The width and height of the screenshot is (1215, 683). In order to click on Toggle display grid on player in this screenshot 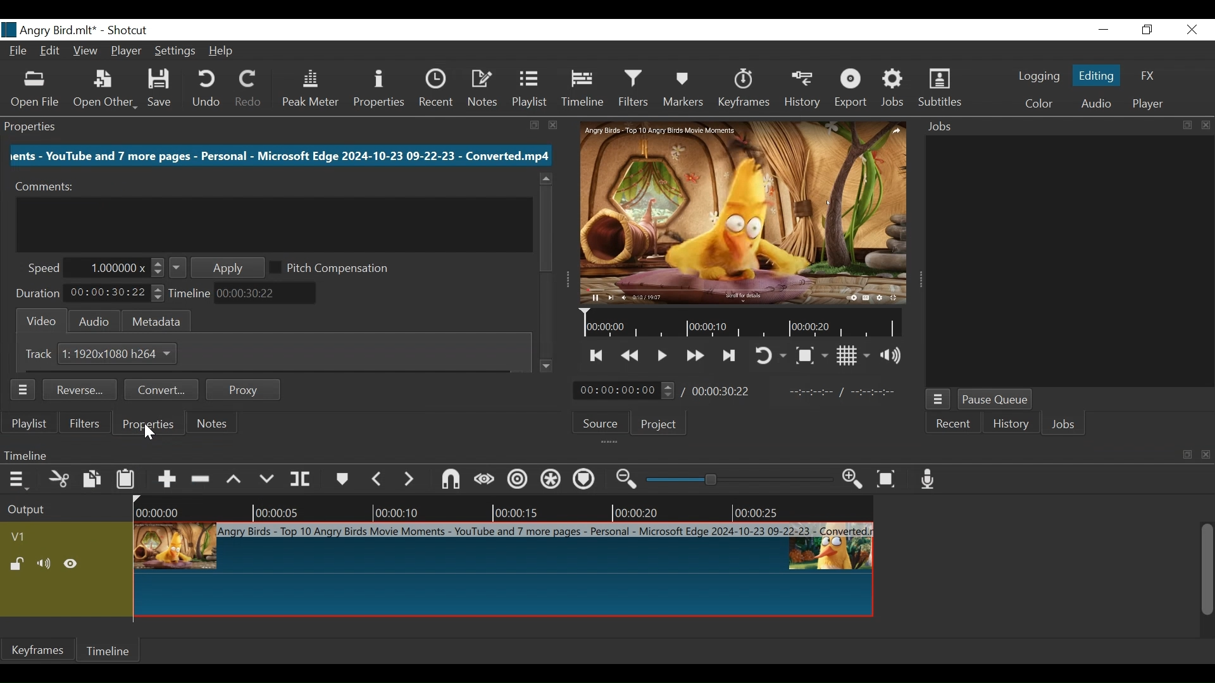, I will do `click(854, 356)`.